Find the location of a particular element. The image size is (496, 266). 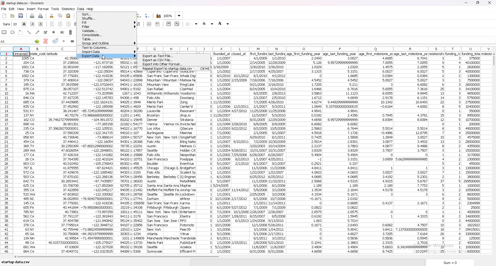

validate is located at coordinates (106, 30).